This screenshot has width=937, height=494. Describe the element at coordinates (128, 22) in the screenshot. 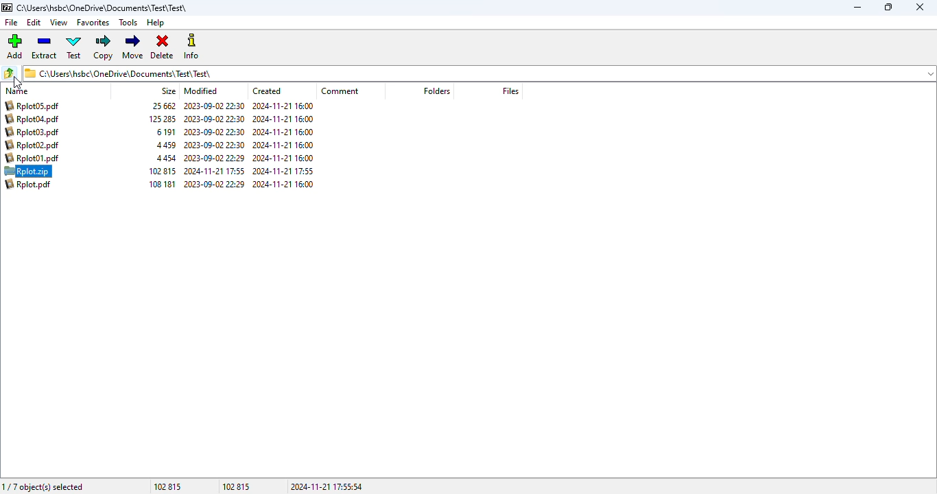

I see `tools` at that location.